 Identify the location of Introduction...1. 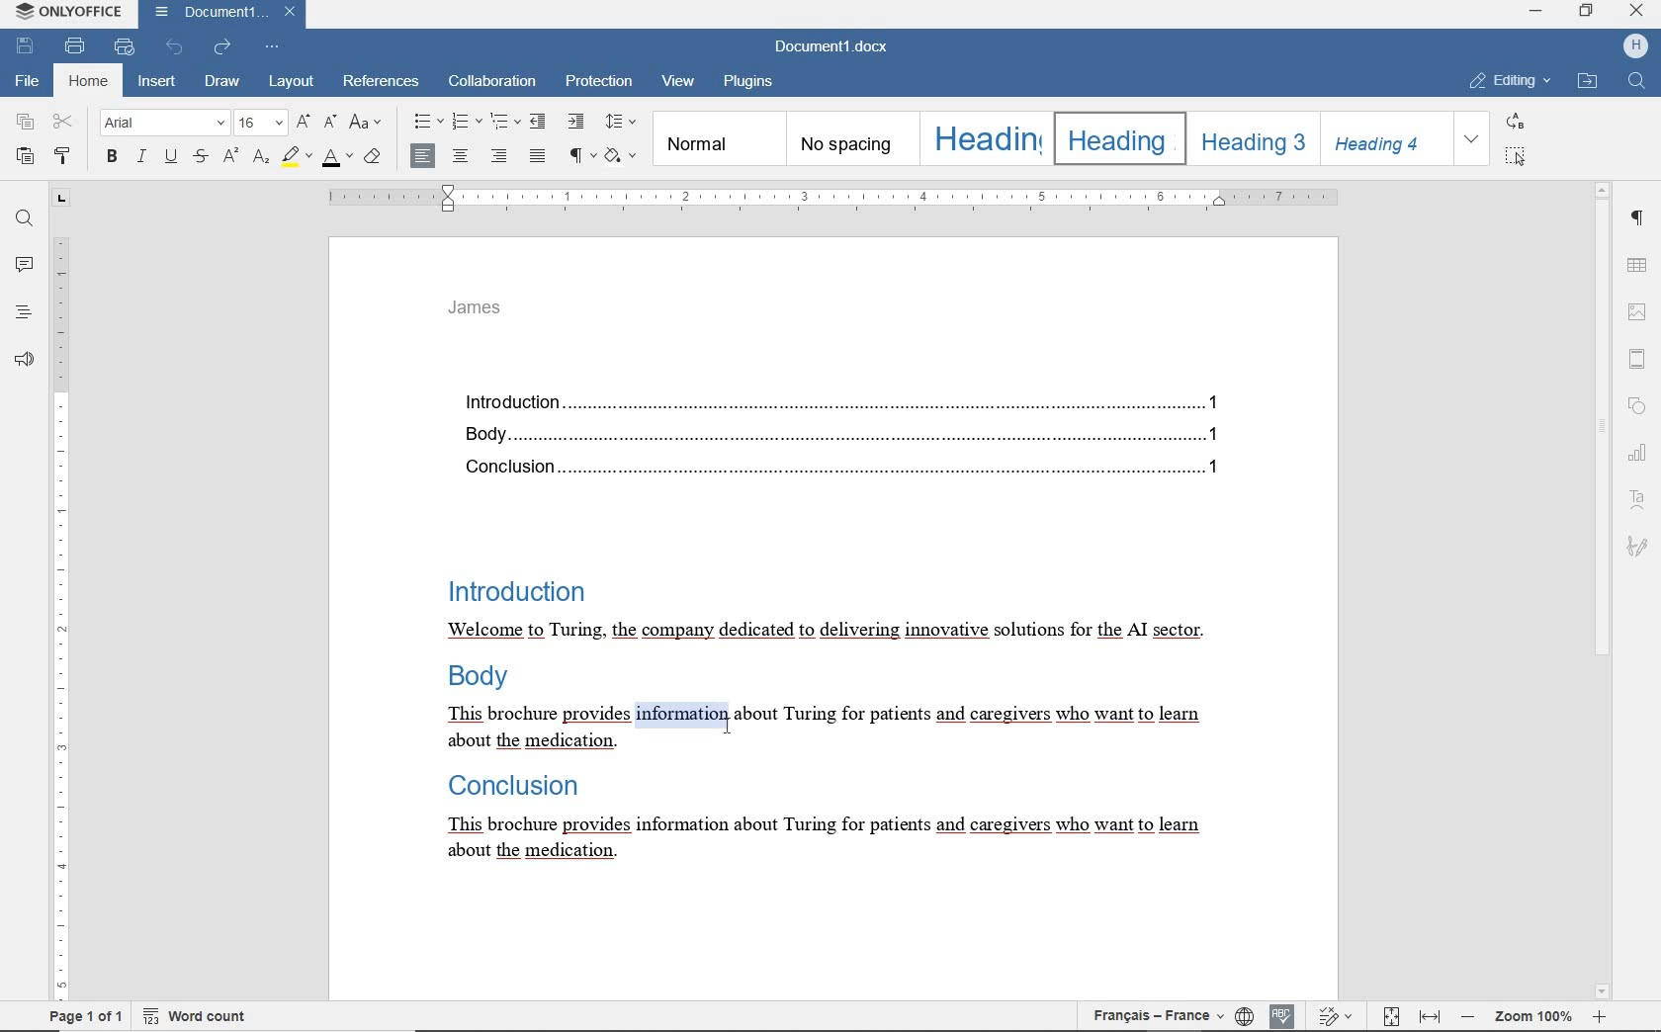
(835, 398).